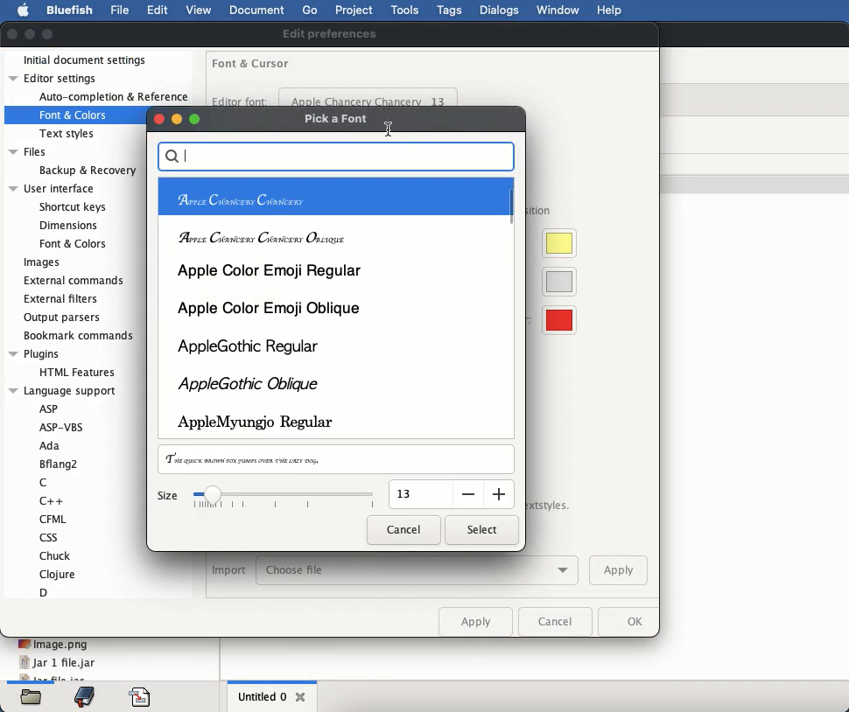 Image resolution: width=849 pixels, height=712 pixels. What do you see at coordinates (554, 244) in the screenshot?
I see `cursor highlight color` at bounding box center [554, 244].